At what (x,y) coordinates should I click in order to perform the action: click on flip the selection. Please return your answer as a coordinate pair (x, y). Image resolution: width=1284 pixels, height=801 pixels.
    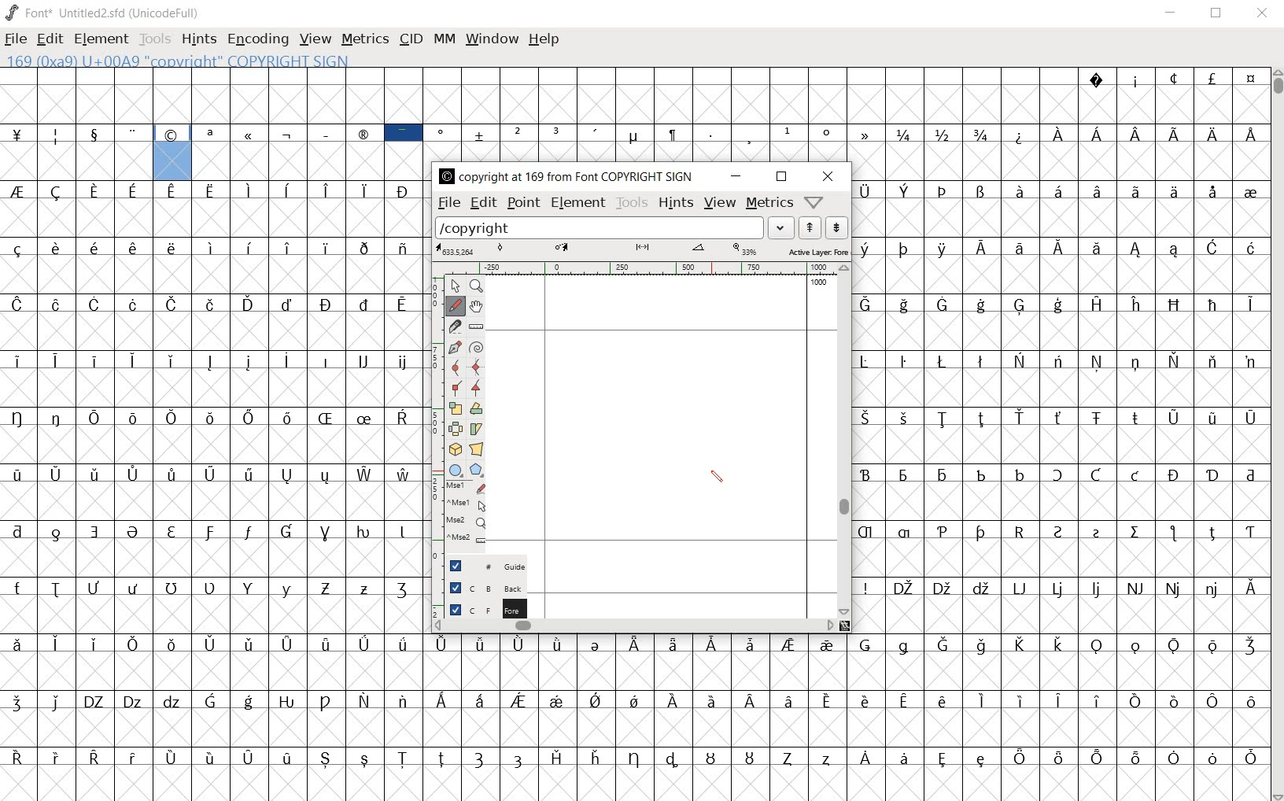
    Looking at the image, I should click on (456, 429).